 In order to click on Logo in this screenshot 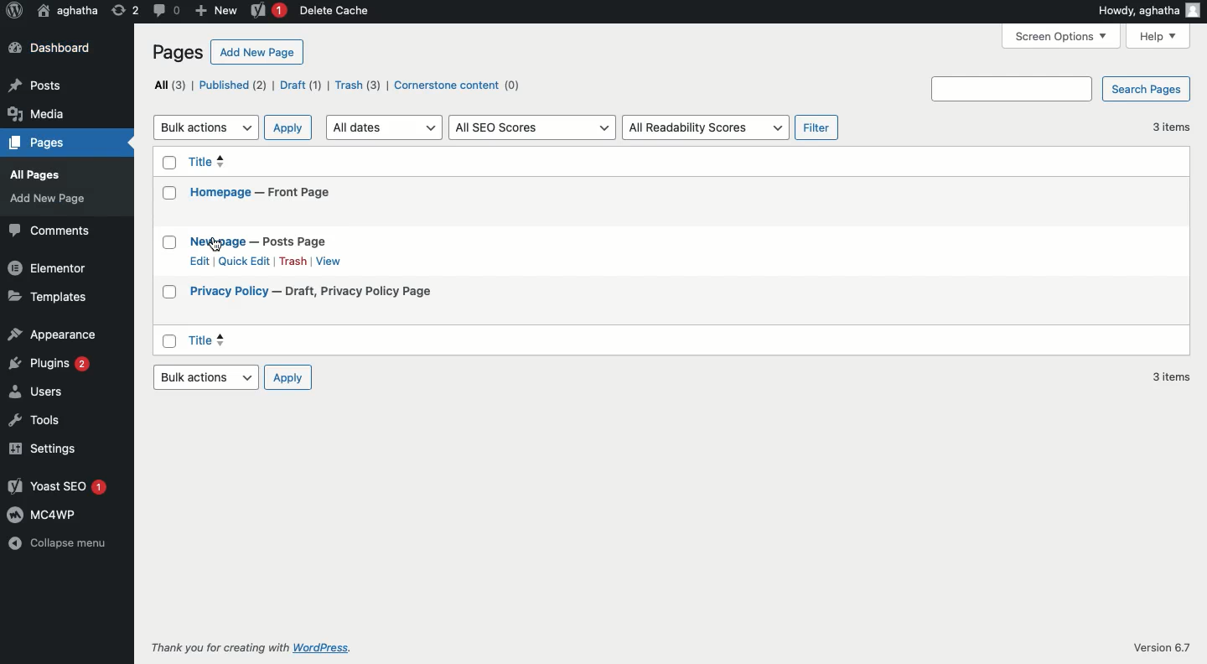, I will do `click(14, 11)`.